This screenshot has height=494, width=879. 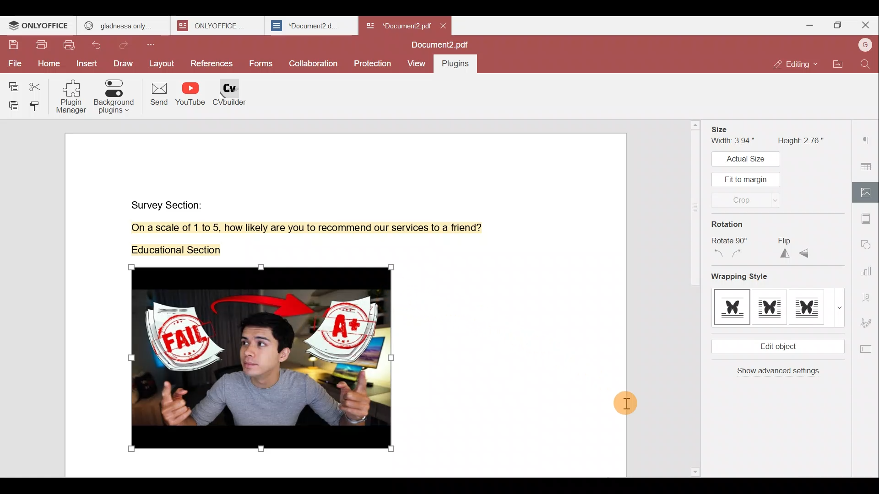 What do you see at coordinates (751, 201) in the screenshot?
I see `Crop` at bounding box center [751, 201].